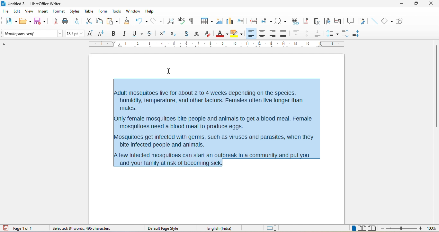 Image resolution: width=439 pixels, height=232 pixels. I want to click on bookmark, so click(328, 21).